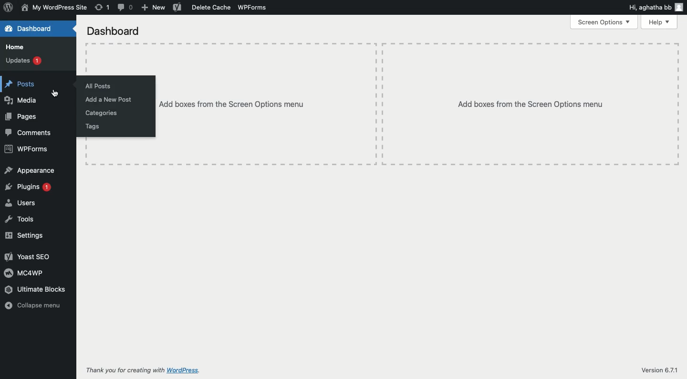  Describe the element at coordinates (35, 289) in the screenshot. I see `Ultimate blocks` at that location.